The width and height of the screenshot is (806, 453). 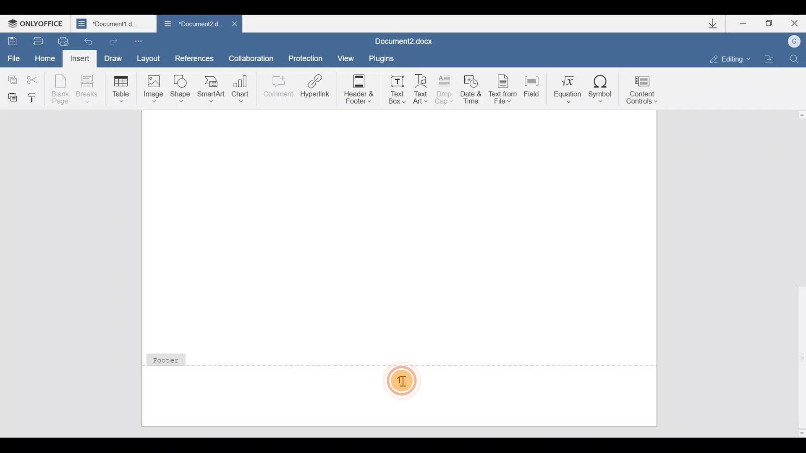 I want to click on Comment, so click(x=277, y=88).